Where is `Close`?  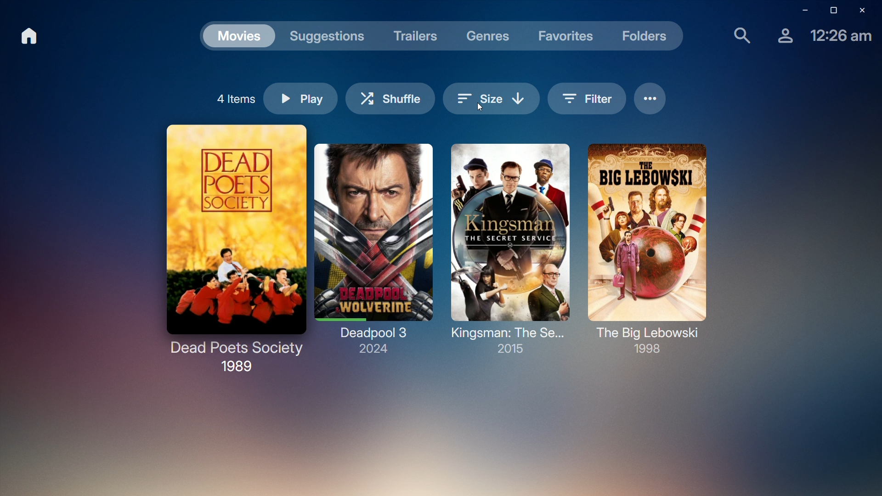
Close is located at coordinates (866, 11).